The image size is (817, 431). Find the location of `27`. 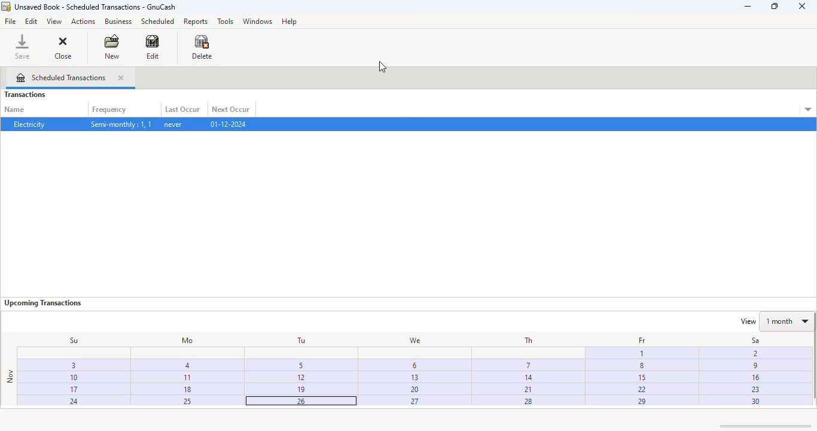

27 is located at coordinates (414, 402).